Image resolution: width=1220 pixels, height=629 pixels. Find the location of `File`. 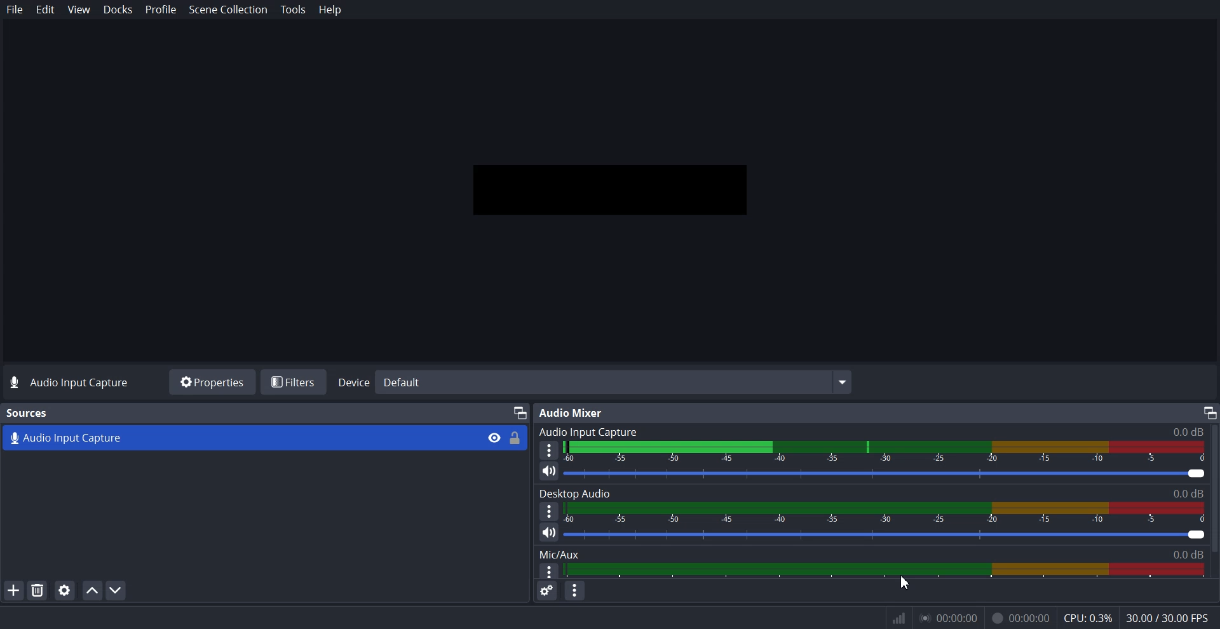

File is located at coordinates (15, 10).